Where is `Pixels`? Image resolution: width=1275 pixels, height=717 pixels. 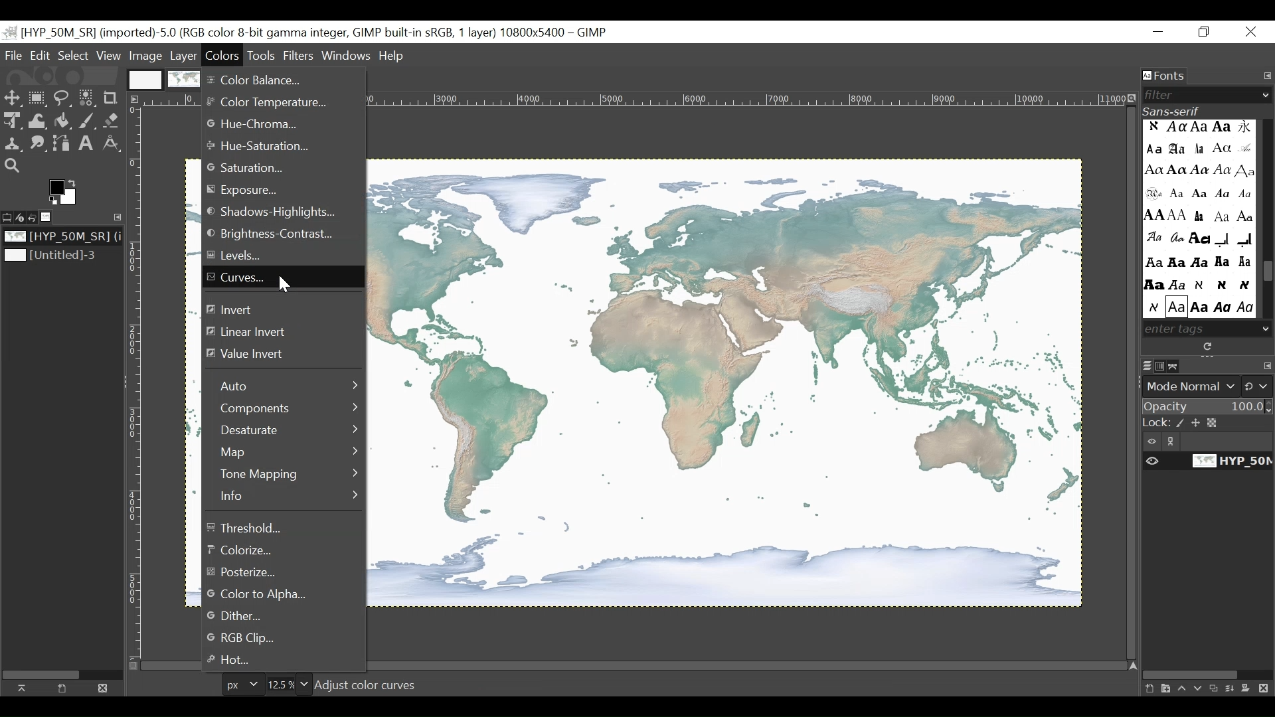
Pixels is located at coordinates (241, 685).